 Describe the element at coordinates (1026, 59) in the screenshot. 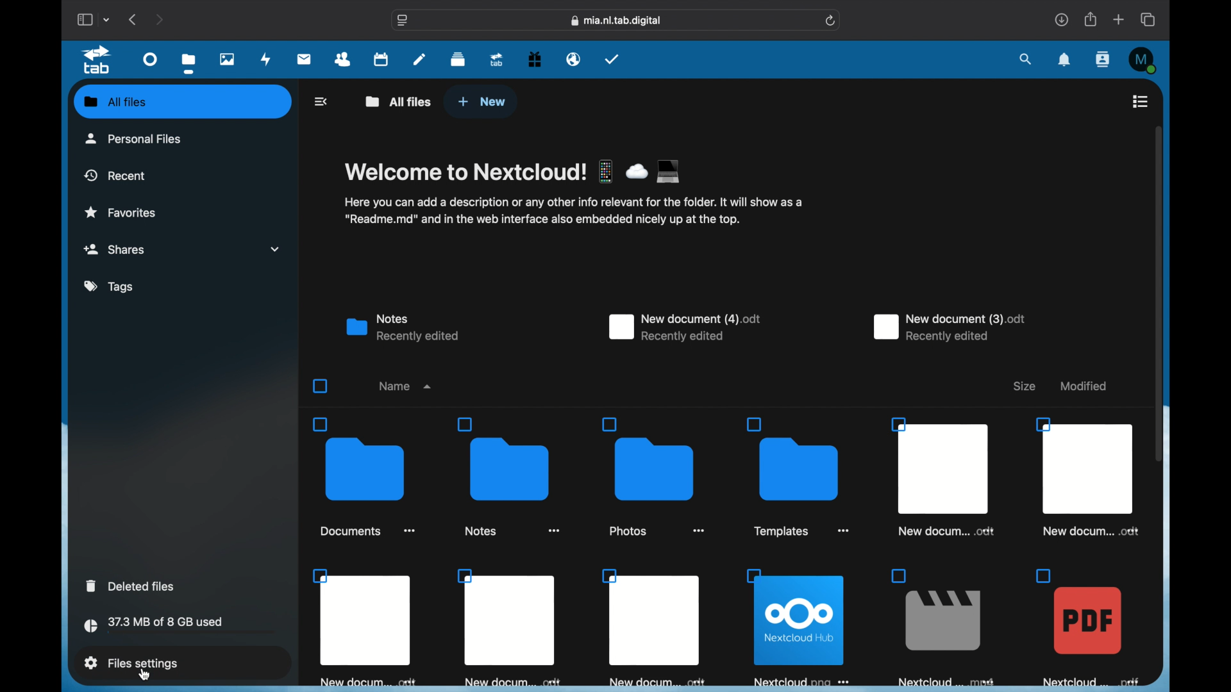

I see `search` at that location.